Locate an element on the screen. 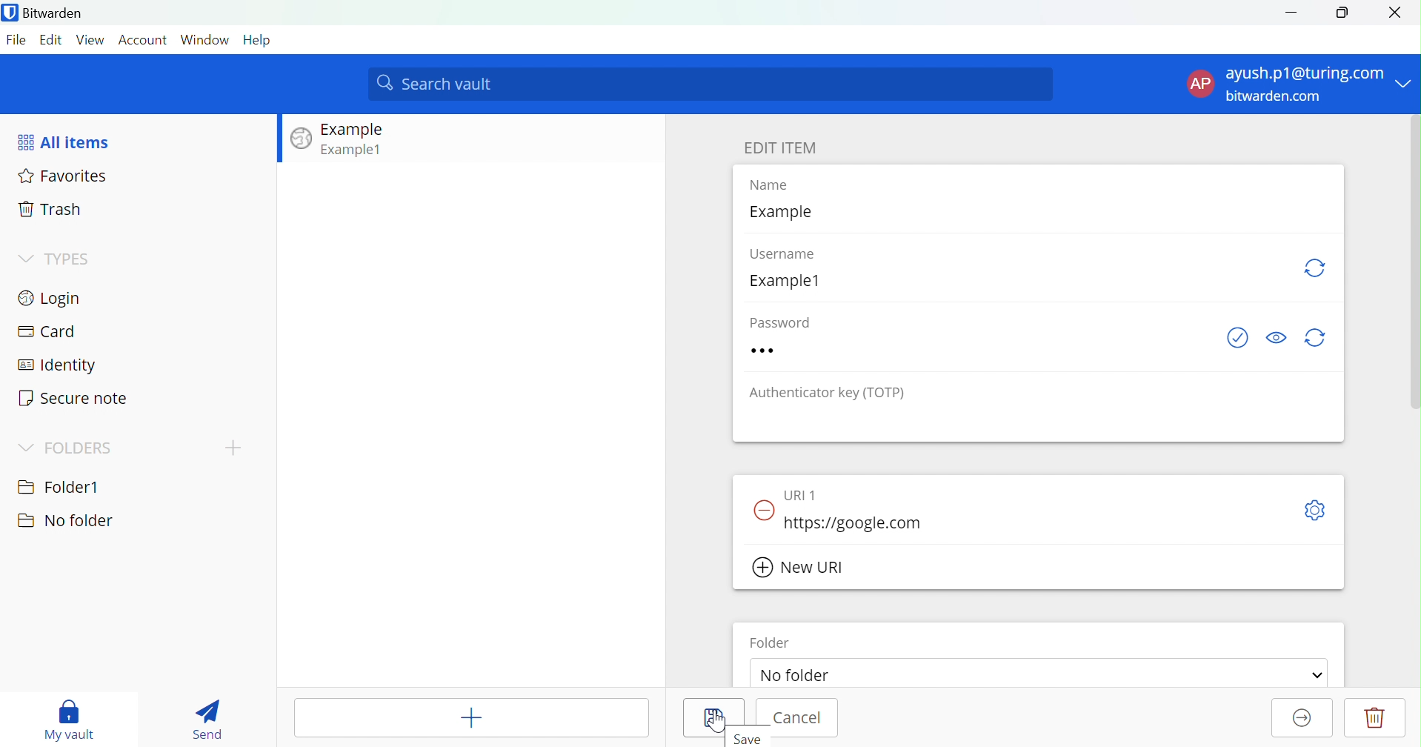  Secure note is located at coordinates (73, 399).